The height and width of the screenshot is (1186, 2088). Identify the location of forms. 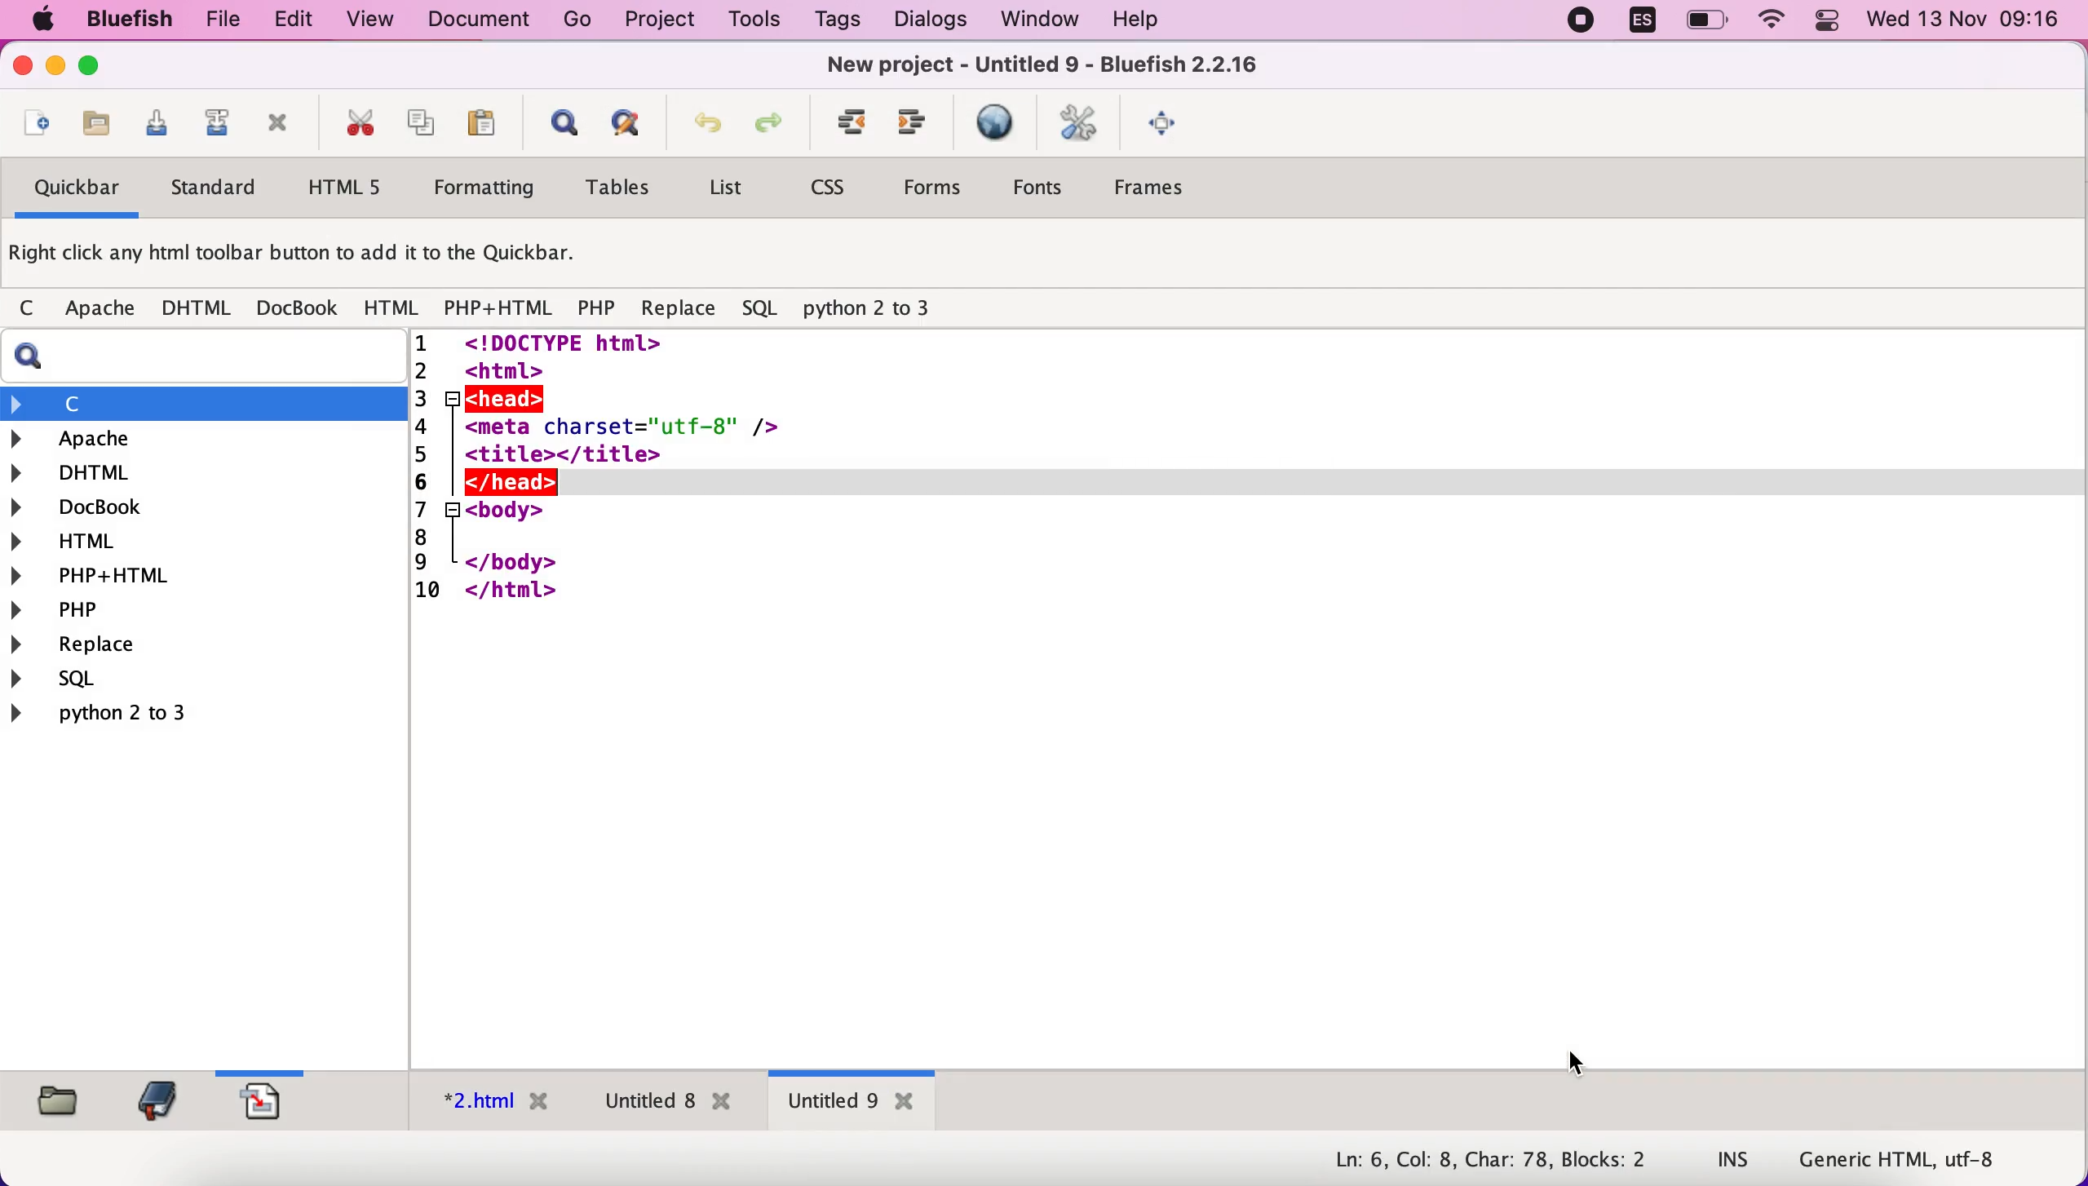
(933, 188).